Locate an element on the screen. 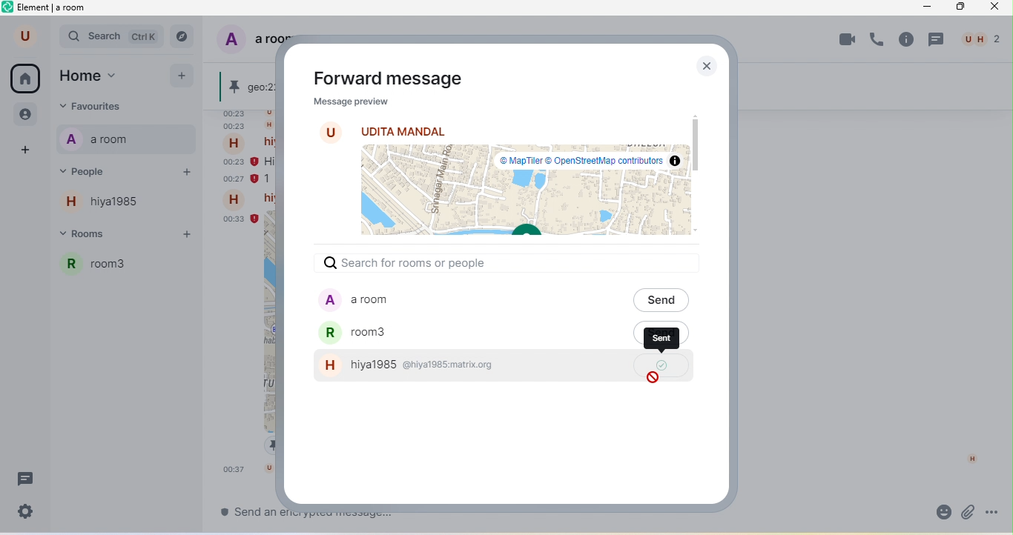  add room is located at coordinates (191, 235).